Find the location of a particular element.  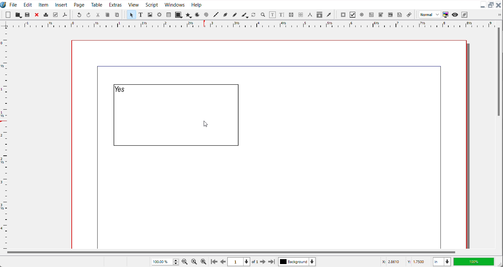

Table is located at coordinates (168, 14).